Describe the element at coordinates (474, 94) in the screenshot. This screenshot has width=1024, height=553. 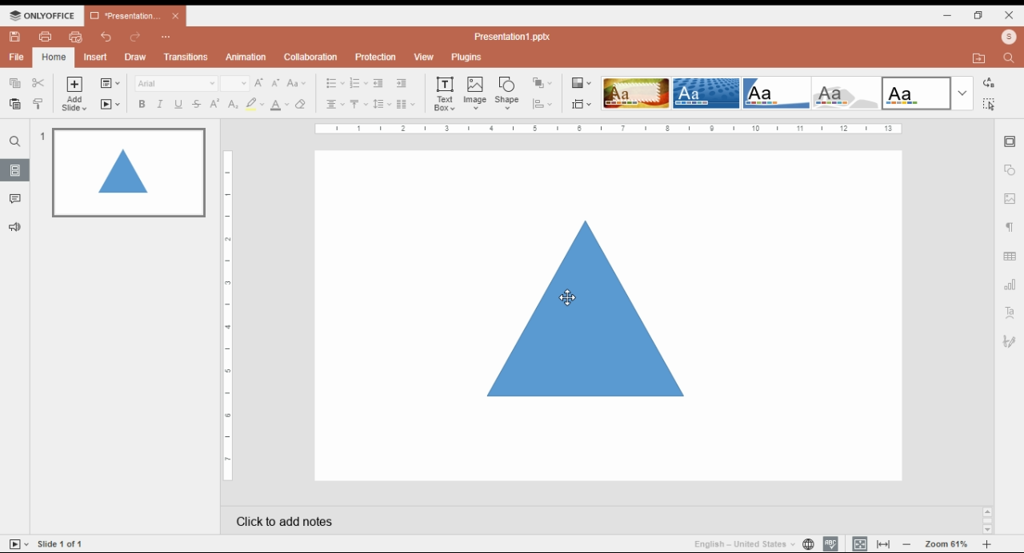
I see `insert image` at that location.